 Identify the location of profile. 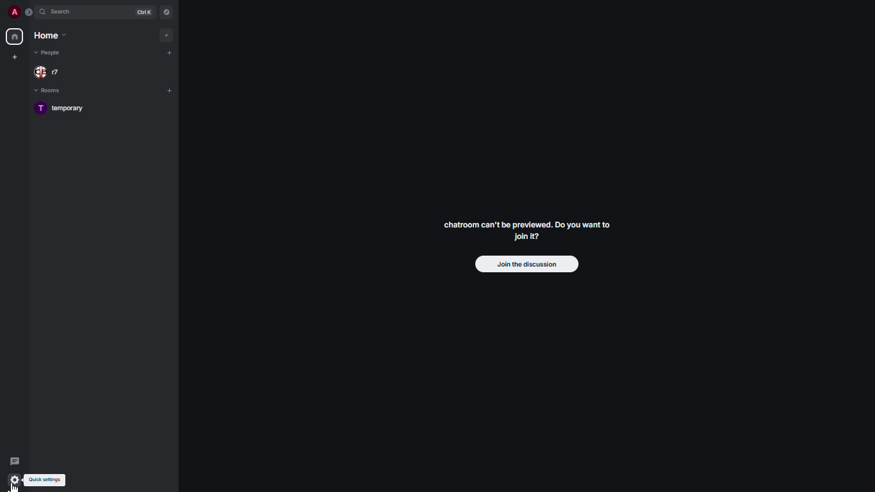
(15, 12).